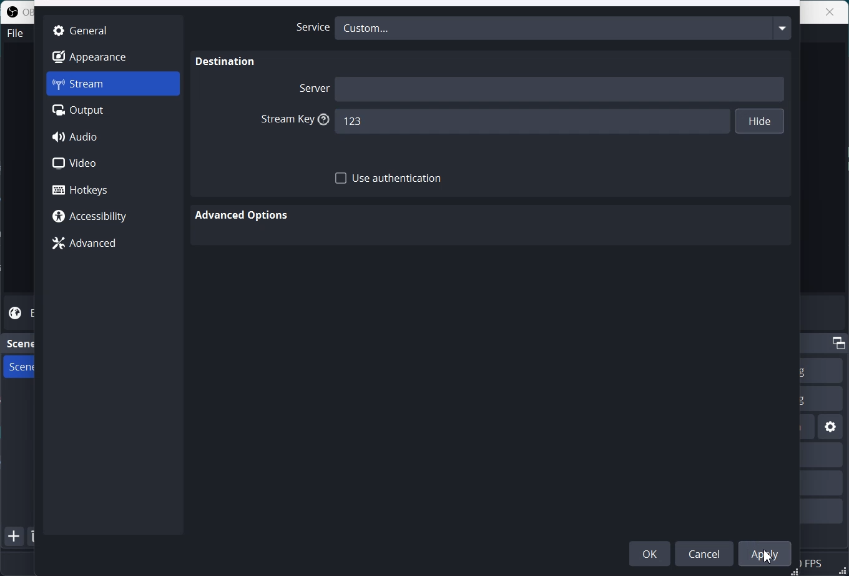 The height and width of the screenshot is (576, 849). I want to click on Apply, so click(767, 553).